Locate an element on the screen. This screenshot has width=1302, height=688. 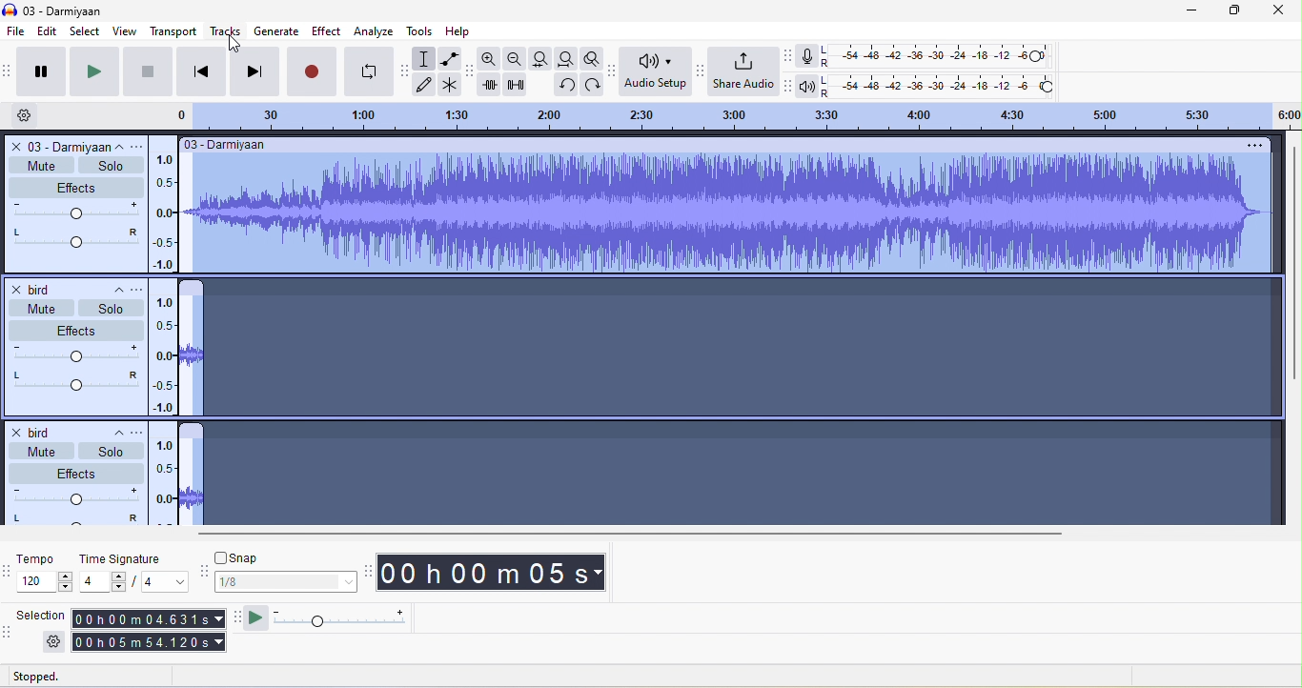
mute is located at coordinates (41, 164).